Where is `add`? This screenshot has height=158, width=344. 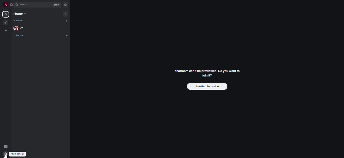
add is located at coordinates (65, 13).